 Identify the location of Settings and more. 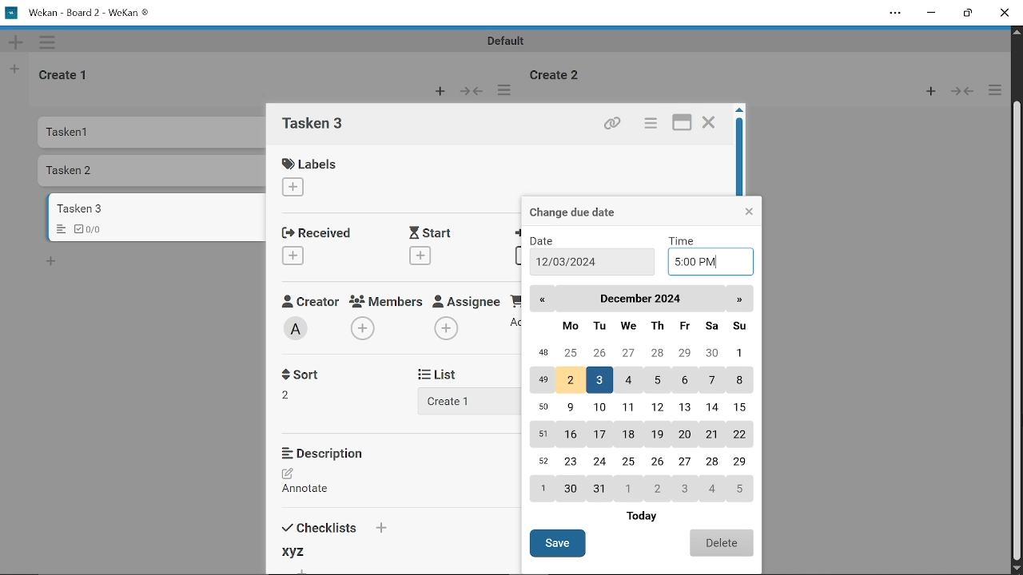
(895, 13).